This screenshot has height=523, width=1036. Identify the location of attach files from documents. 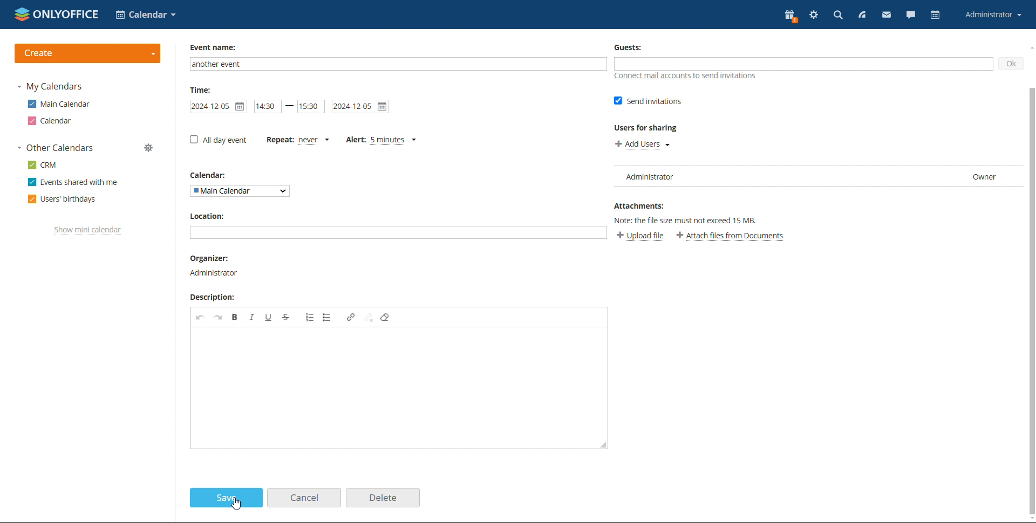
(733, 235).